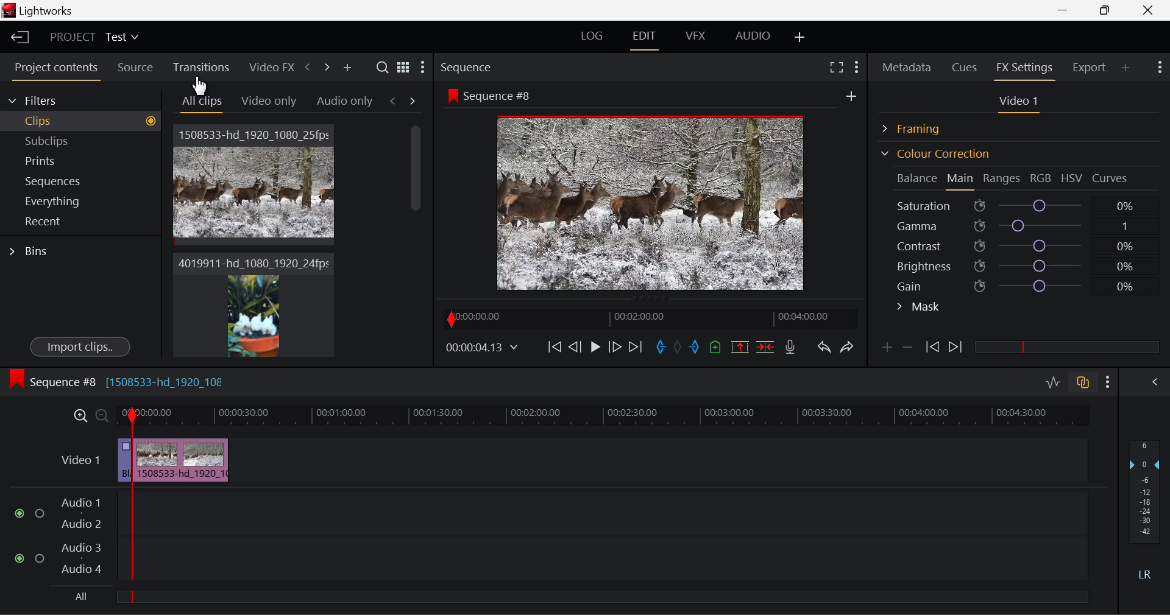 The height and width of the screenshot is (615, 1170). I want to click on slider, so click(601, 596).